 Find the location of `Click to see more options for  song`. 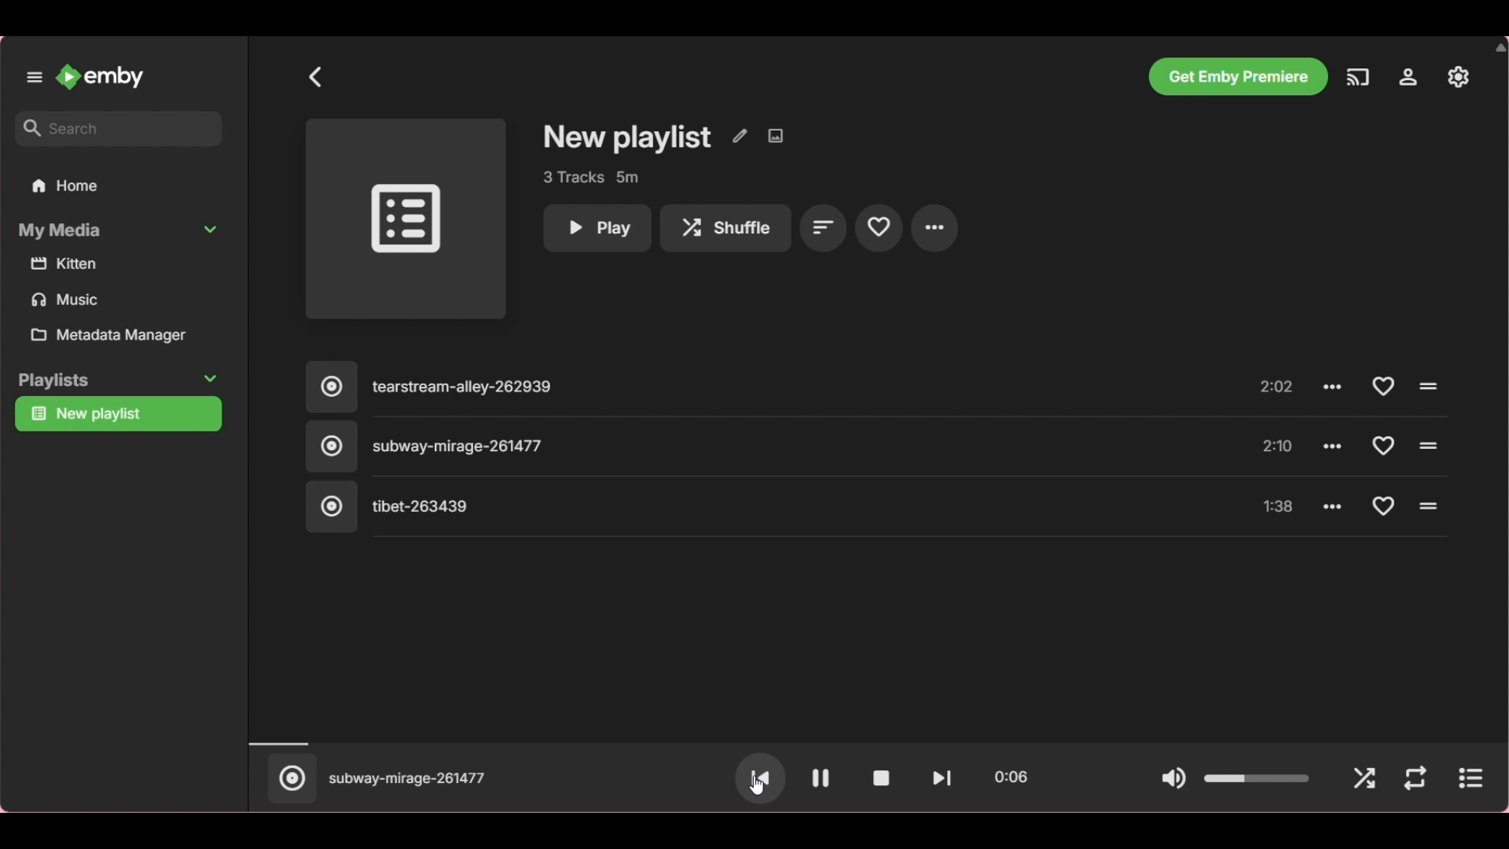

Click to see more options for  song is located at coordinates (1333, 505).